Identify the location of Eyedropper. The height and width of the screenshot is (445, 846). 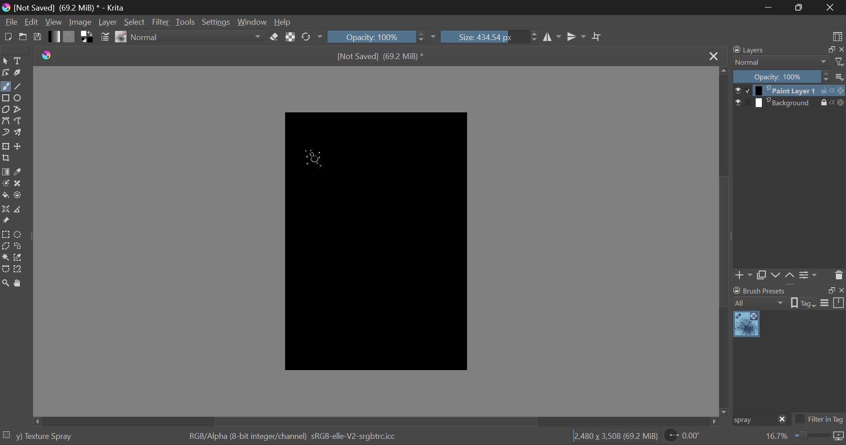
(19, 173).